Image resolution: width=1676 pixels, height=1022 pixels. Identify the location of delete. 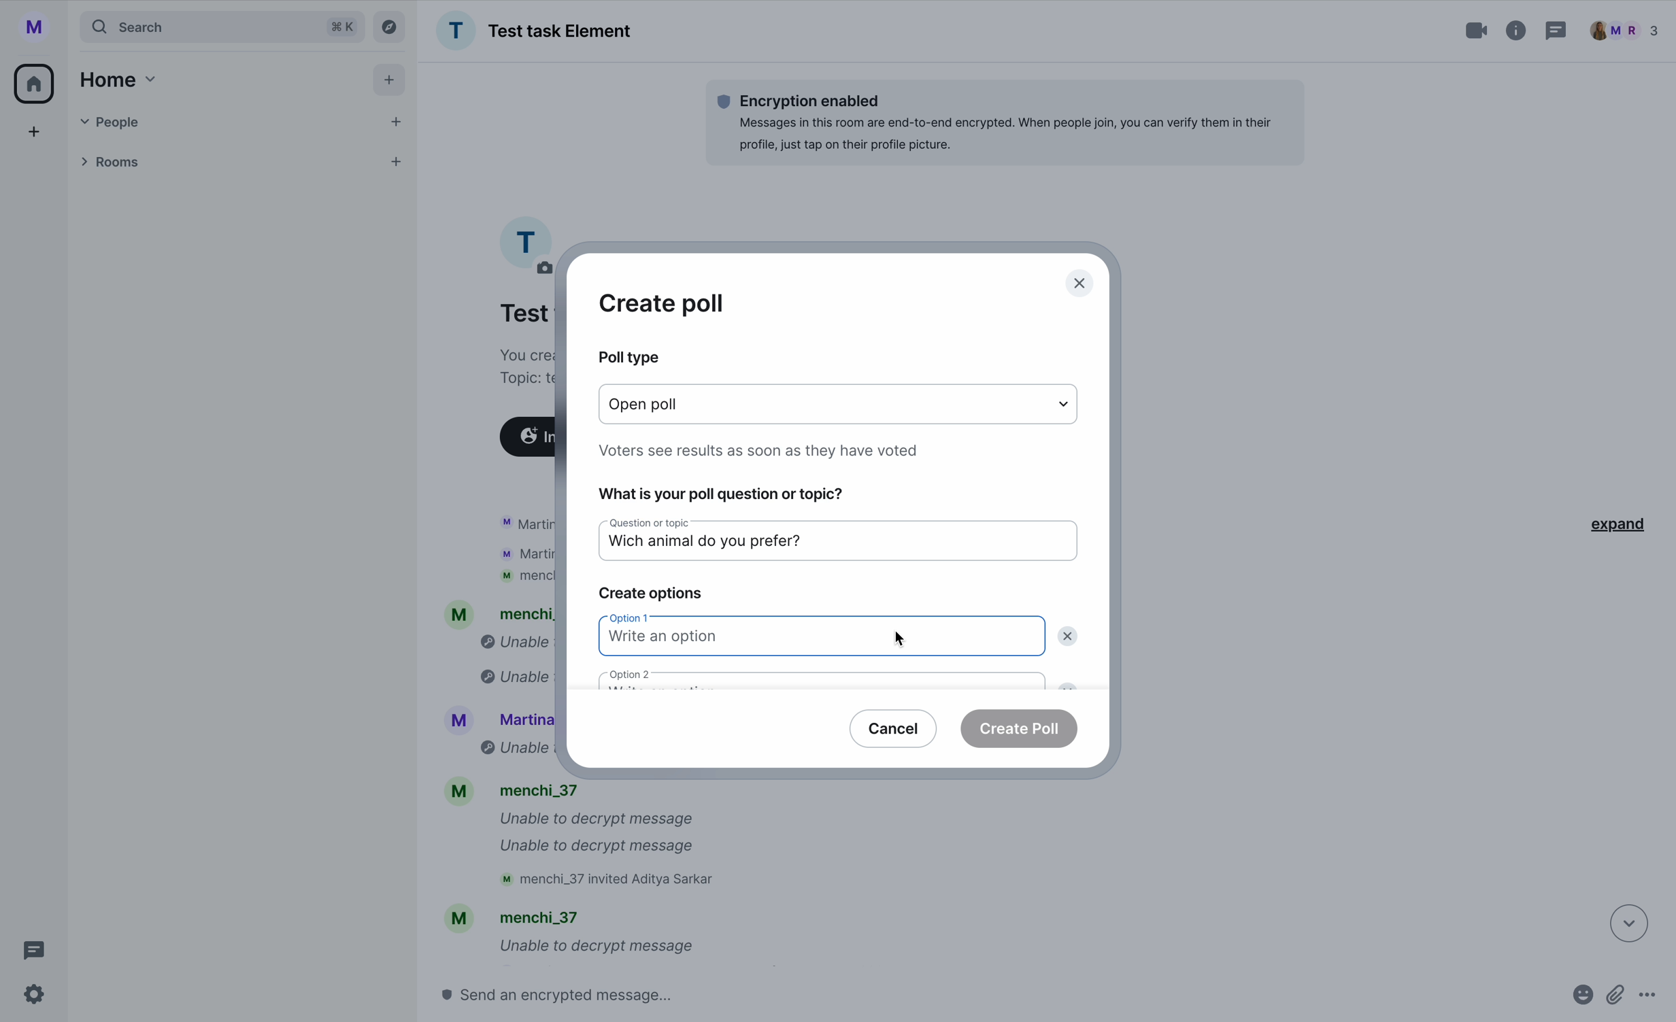
(1071, 637).